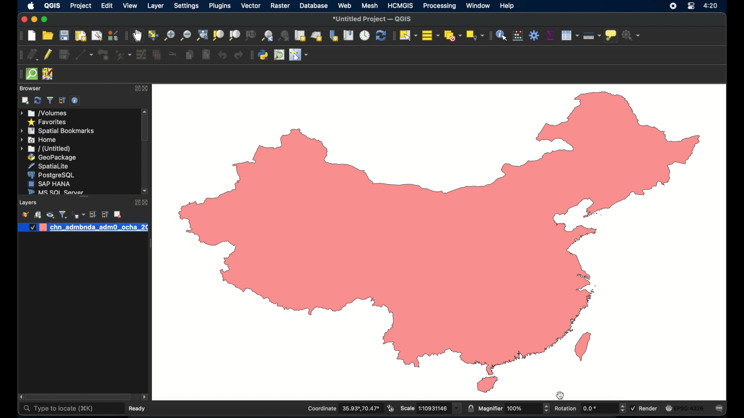  I want to click on magnifier, so click(509, 409).